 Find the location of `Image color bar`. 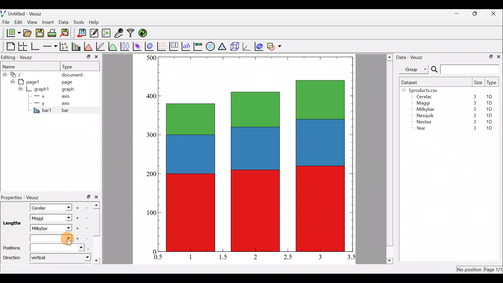

Image color bar is located at coordinates (198, 46).